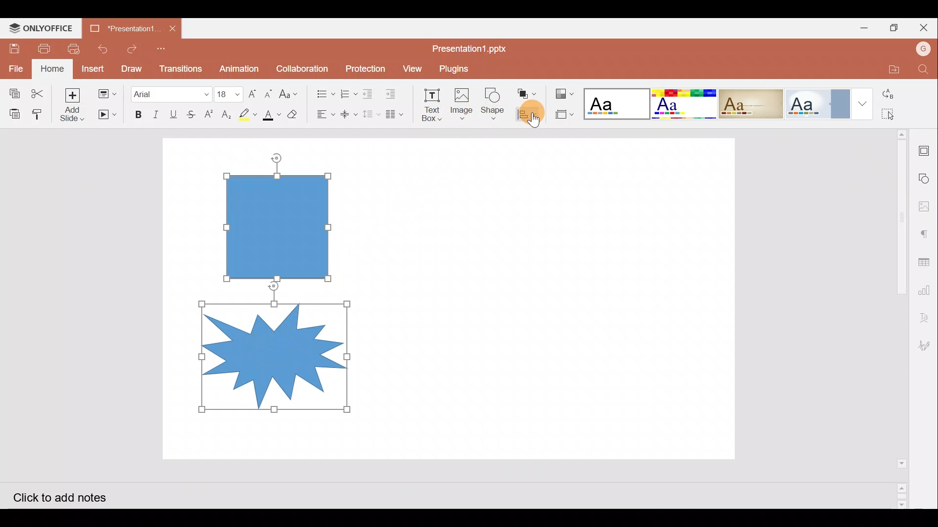 The height and width of the screenshot is (527, 938). I want to click on Align shape, so click(529, 113).